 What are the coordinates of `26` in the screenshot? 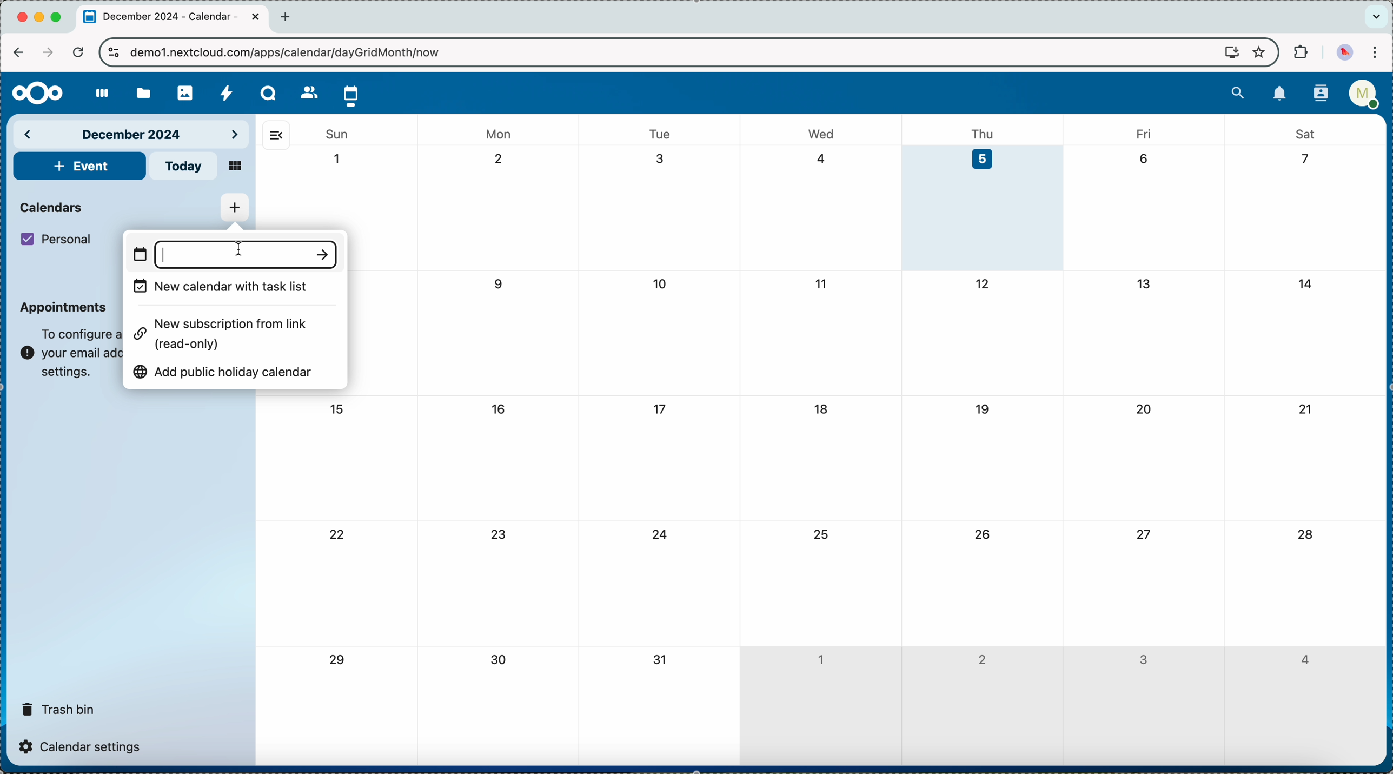 It's located at (983, 533).